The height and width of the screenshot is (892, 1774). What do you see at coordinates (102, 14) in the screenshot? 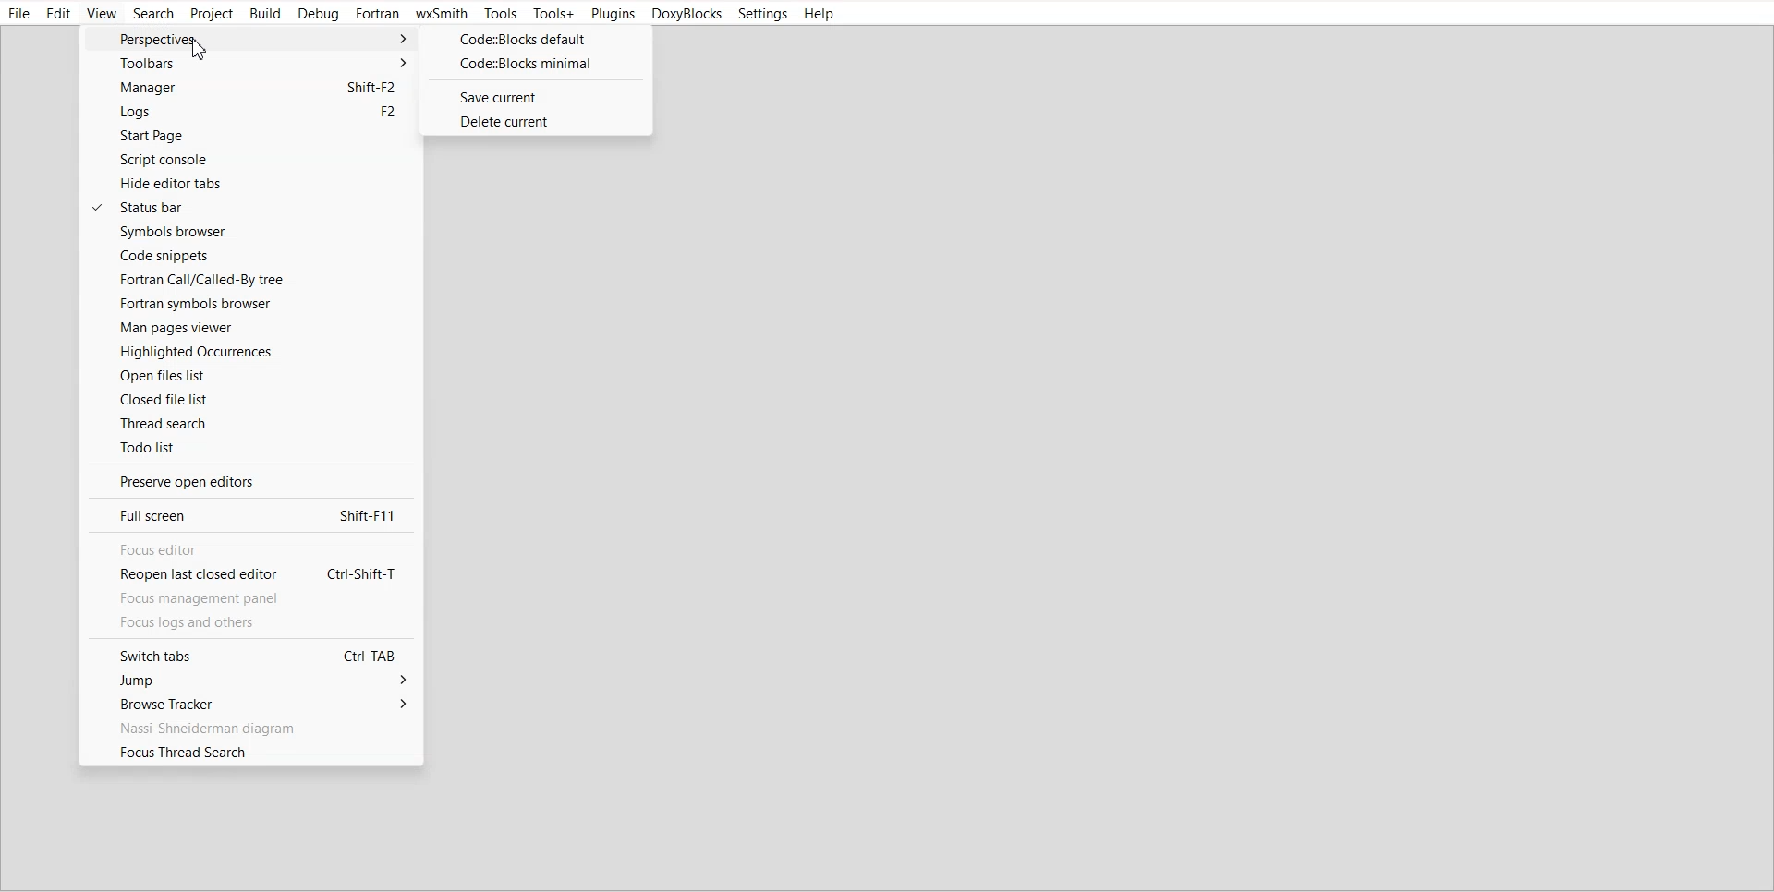
I see `View` at bounding box center [102, 14].